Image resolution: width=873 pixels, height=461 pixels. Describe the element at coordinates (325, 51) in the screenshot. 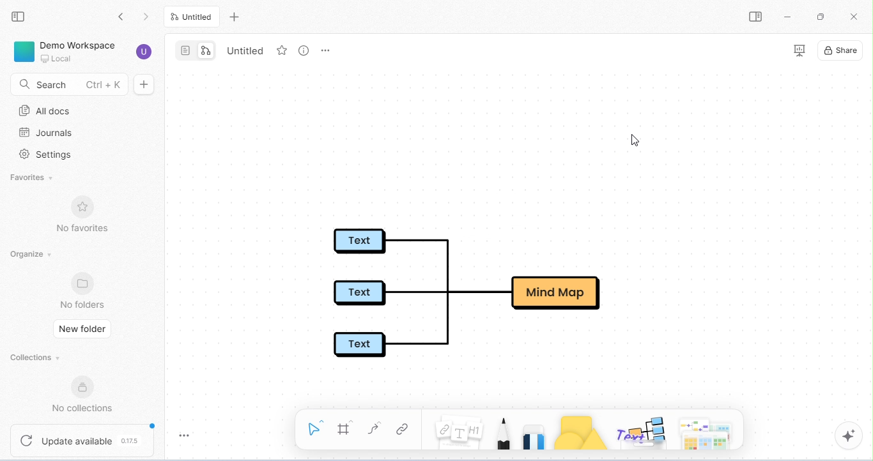

I see `tab options` at that location.